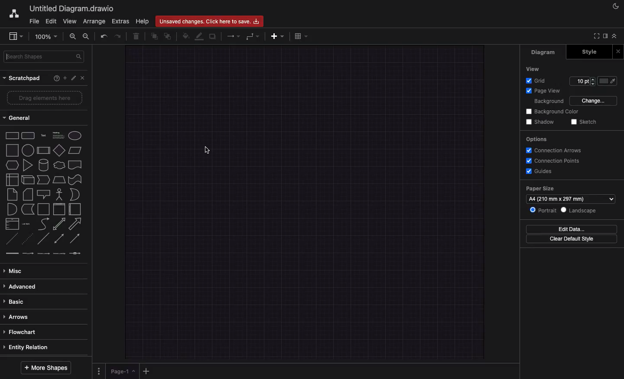 The height and width of the screenshot is (379, 624). What do you see at coordinates (585, 121) in the screenshot?
I see `Sketch` at bounding box center [585, 121].